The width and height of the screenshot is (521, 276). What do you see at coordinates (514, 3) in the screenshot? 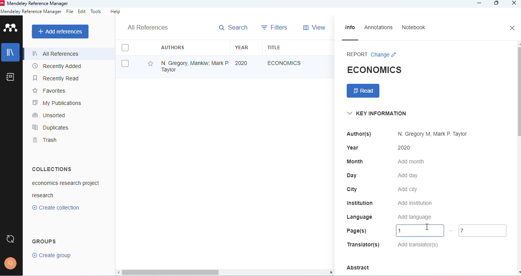
I see `close` at bounding box center [514, 3].